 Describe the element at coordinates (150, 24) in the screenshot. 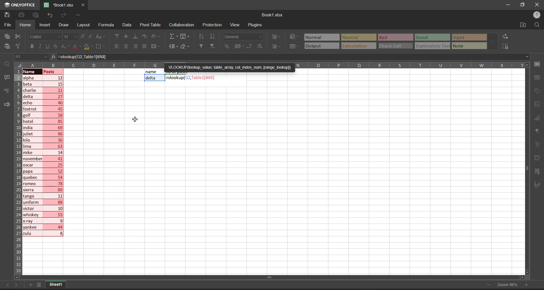

I see `pivot table` at that location.